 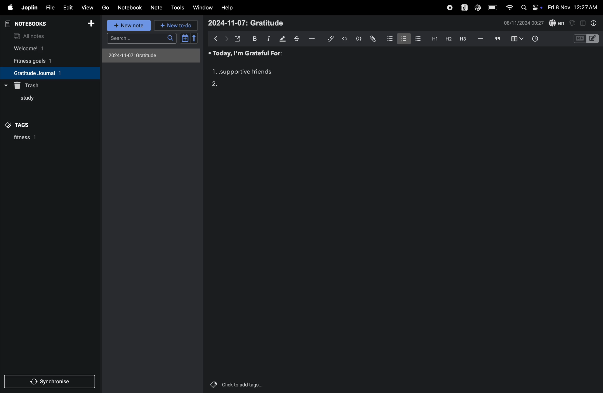 What do you see at coordinates (247, 23) in the screenshot?
I see `2024-11-07: Gratitude` at bounding box center [247, 23].